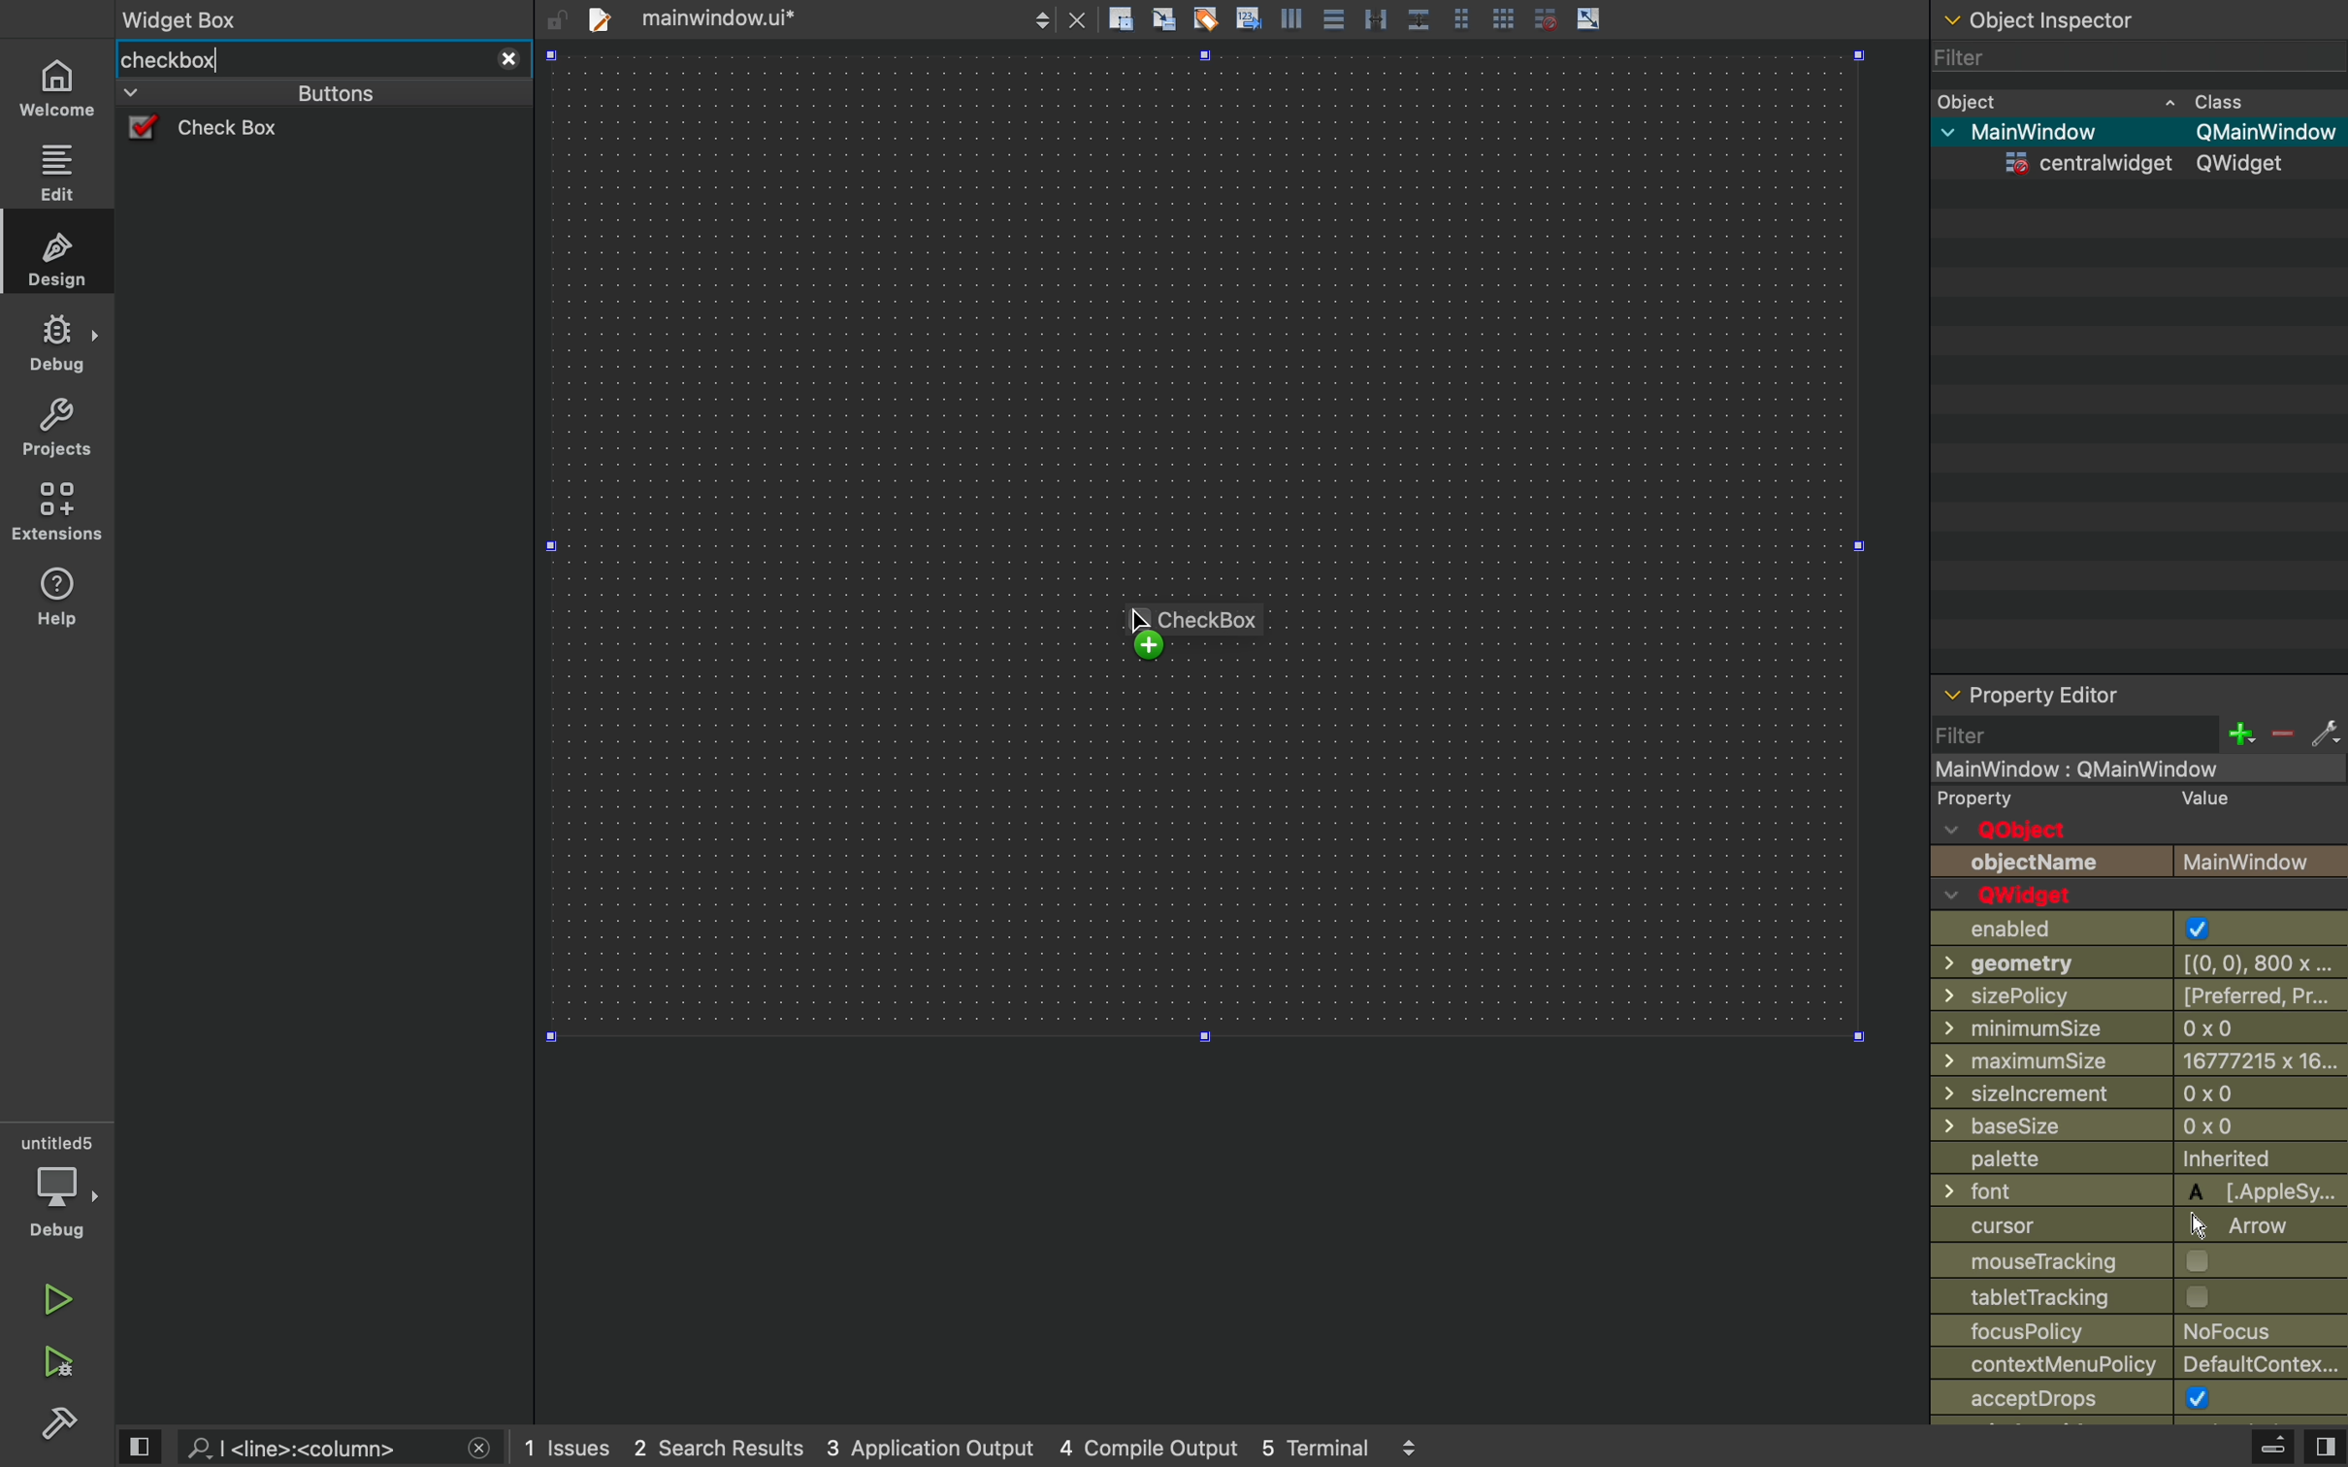 The image size is (2348, 1467). I want to click on mainwindow, so click(2138, 132).